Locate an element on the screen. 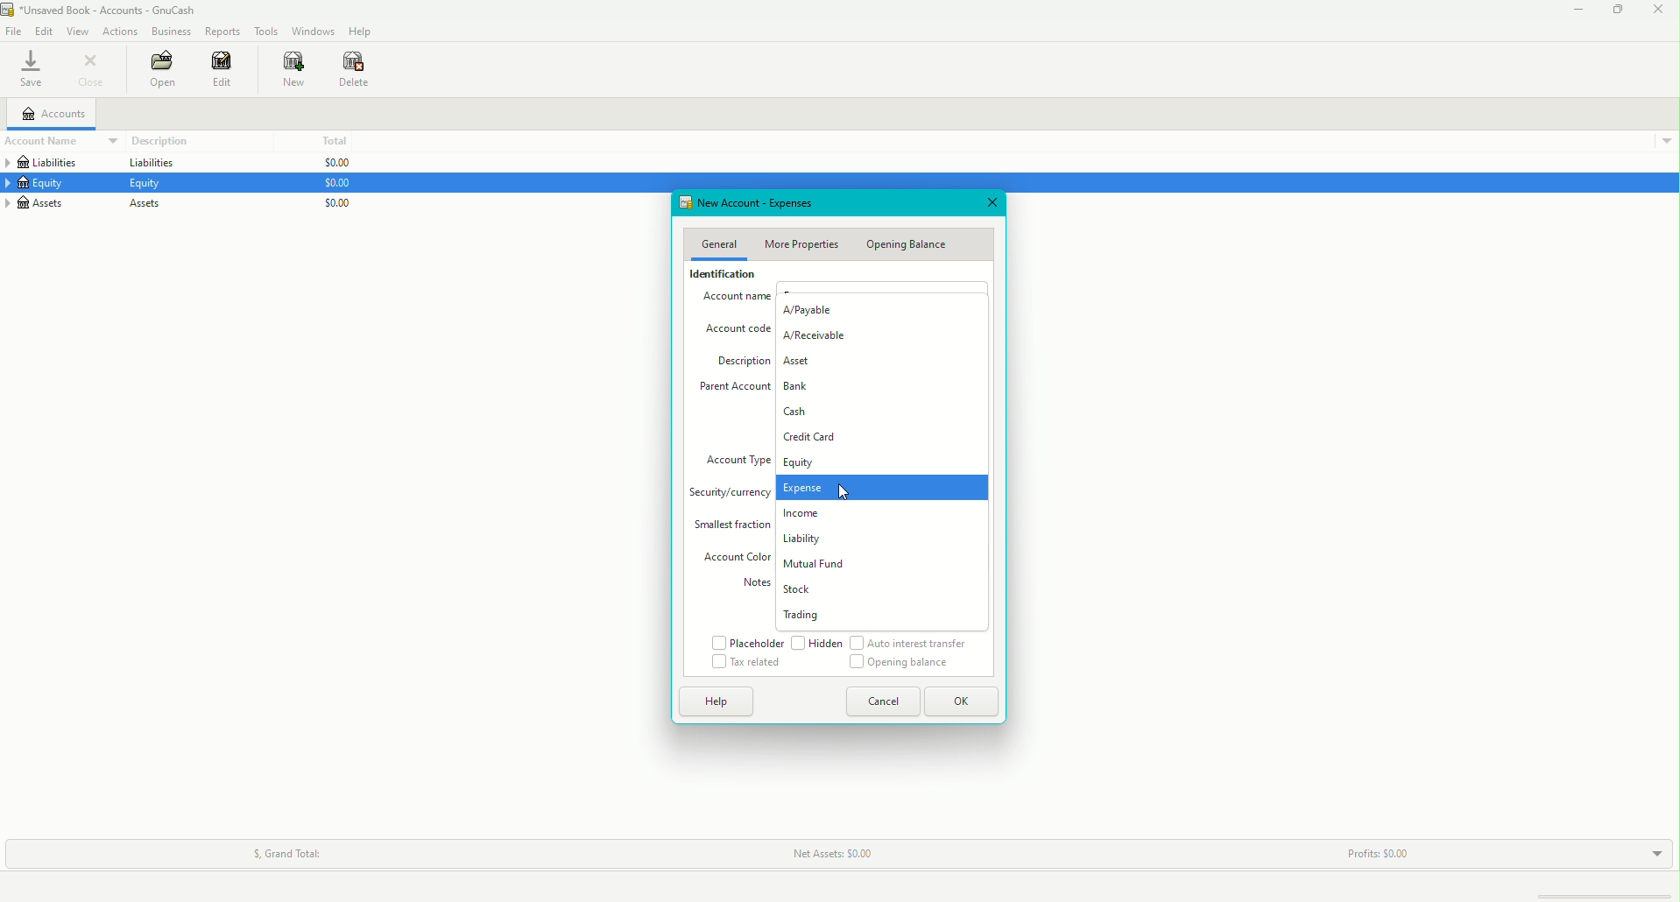  Parent Account is located at coordinates (737, 391).